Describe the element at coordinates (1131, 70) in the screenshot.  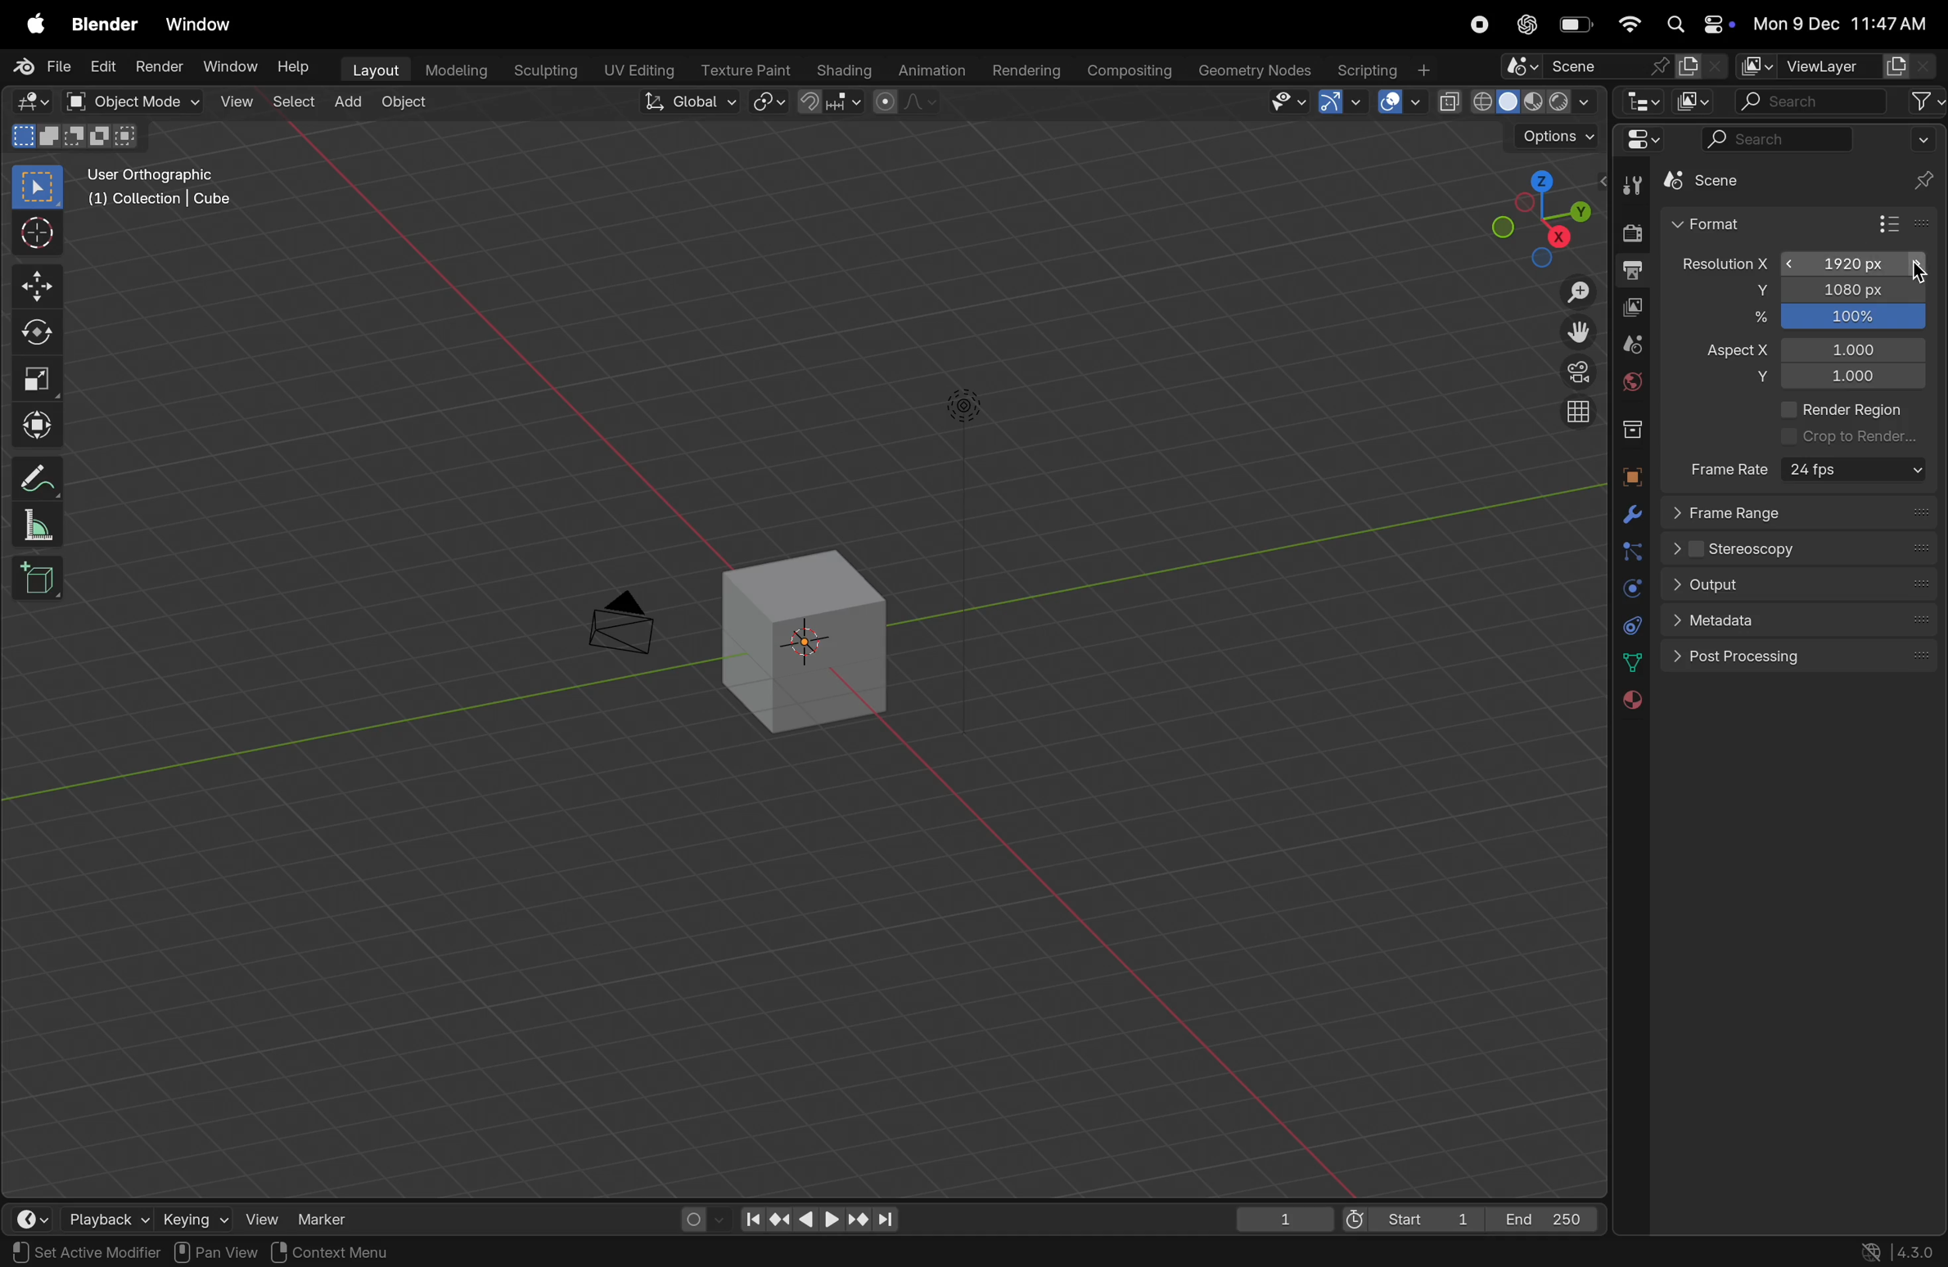
I see `composting` at that location.